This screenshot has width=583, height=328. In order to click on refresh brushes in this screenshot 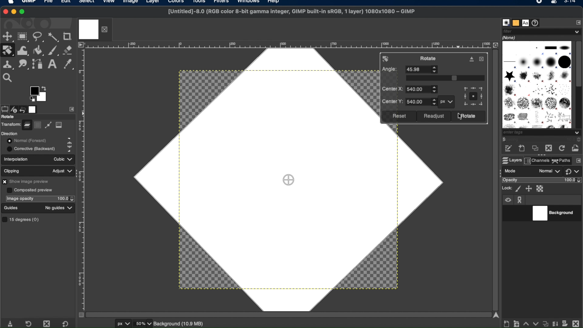, I will do `click(561, 149)`.